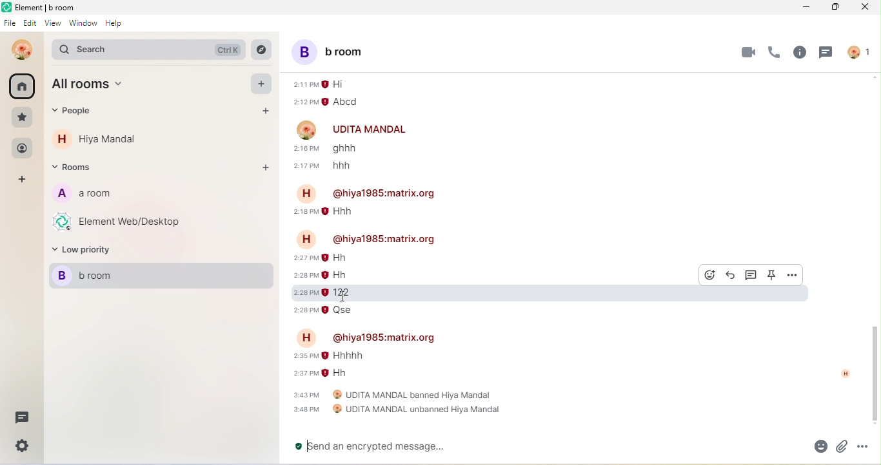 The image size is (881, 465). Describe the element at coordinates (861, 51) in the screenshot. I see `people` at that location.